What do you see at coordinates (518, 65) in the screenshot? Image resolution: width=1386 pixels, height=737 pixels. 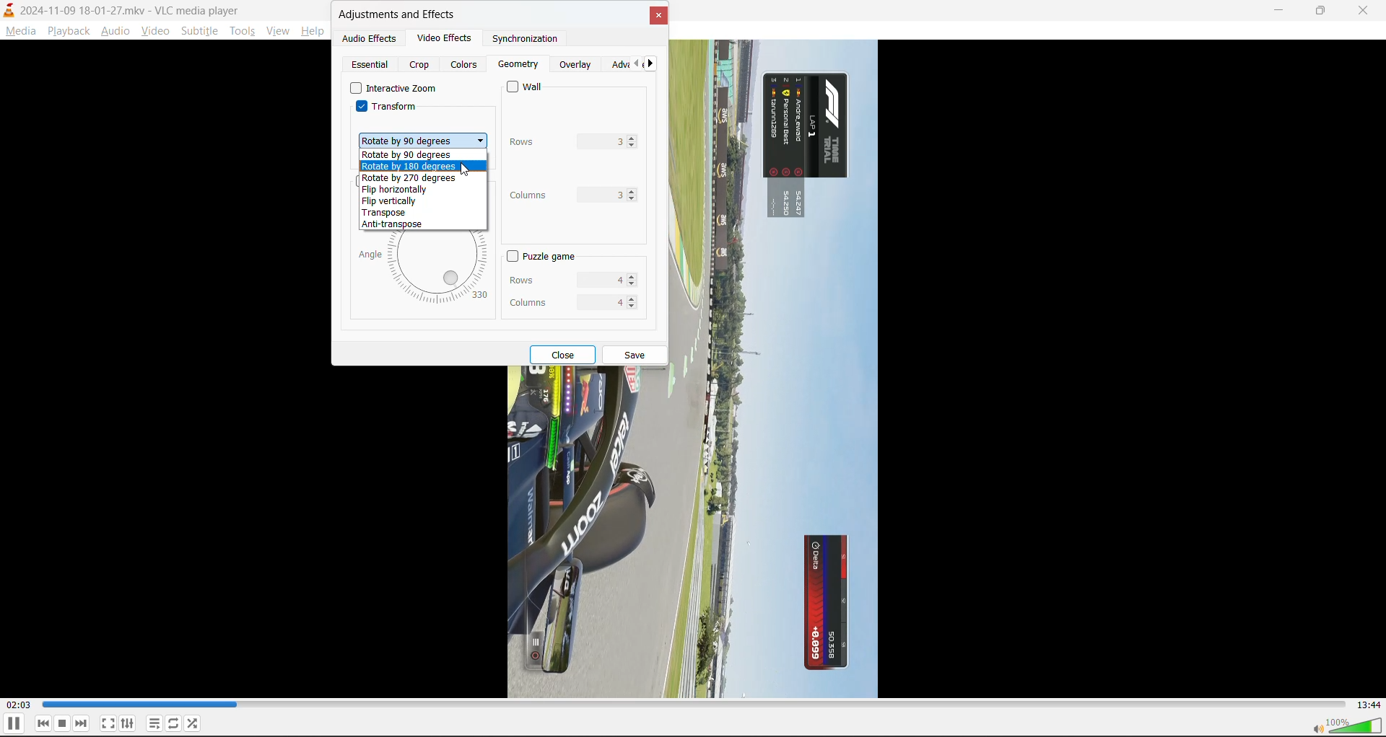 I see `Geometry` at bounding box center [518, 65].